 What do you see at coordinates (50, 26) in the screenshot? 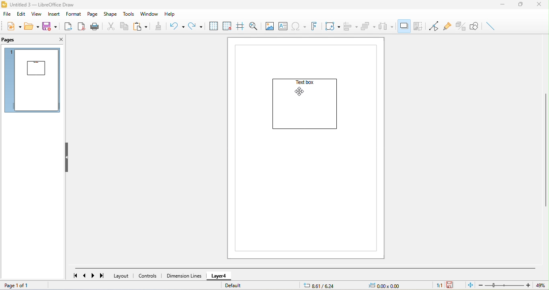
I see `save` at bounding box center [50, 26].